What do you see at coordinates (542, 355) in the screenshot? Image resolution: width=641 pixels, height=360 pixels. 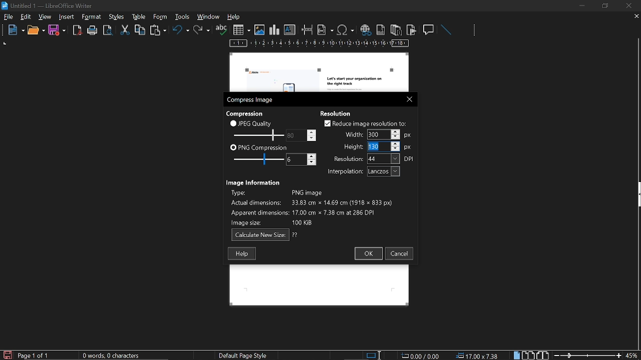 I see `book view` at bounding box center [542, 355].